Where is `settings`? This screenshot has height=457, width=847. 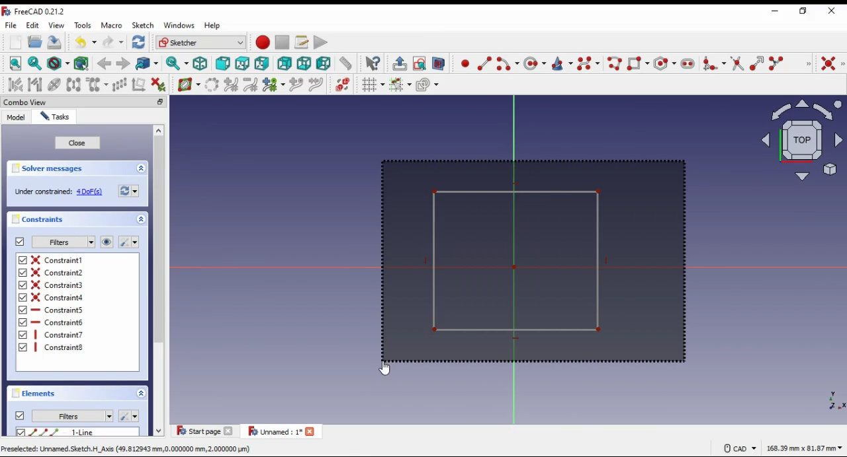
settings is located at coordinates (128, 242).